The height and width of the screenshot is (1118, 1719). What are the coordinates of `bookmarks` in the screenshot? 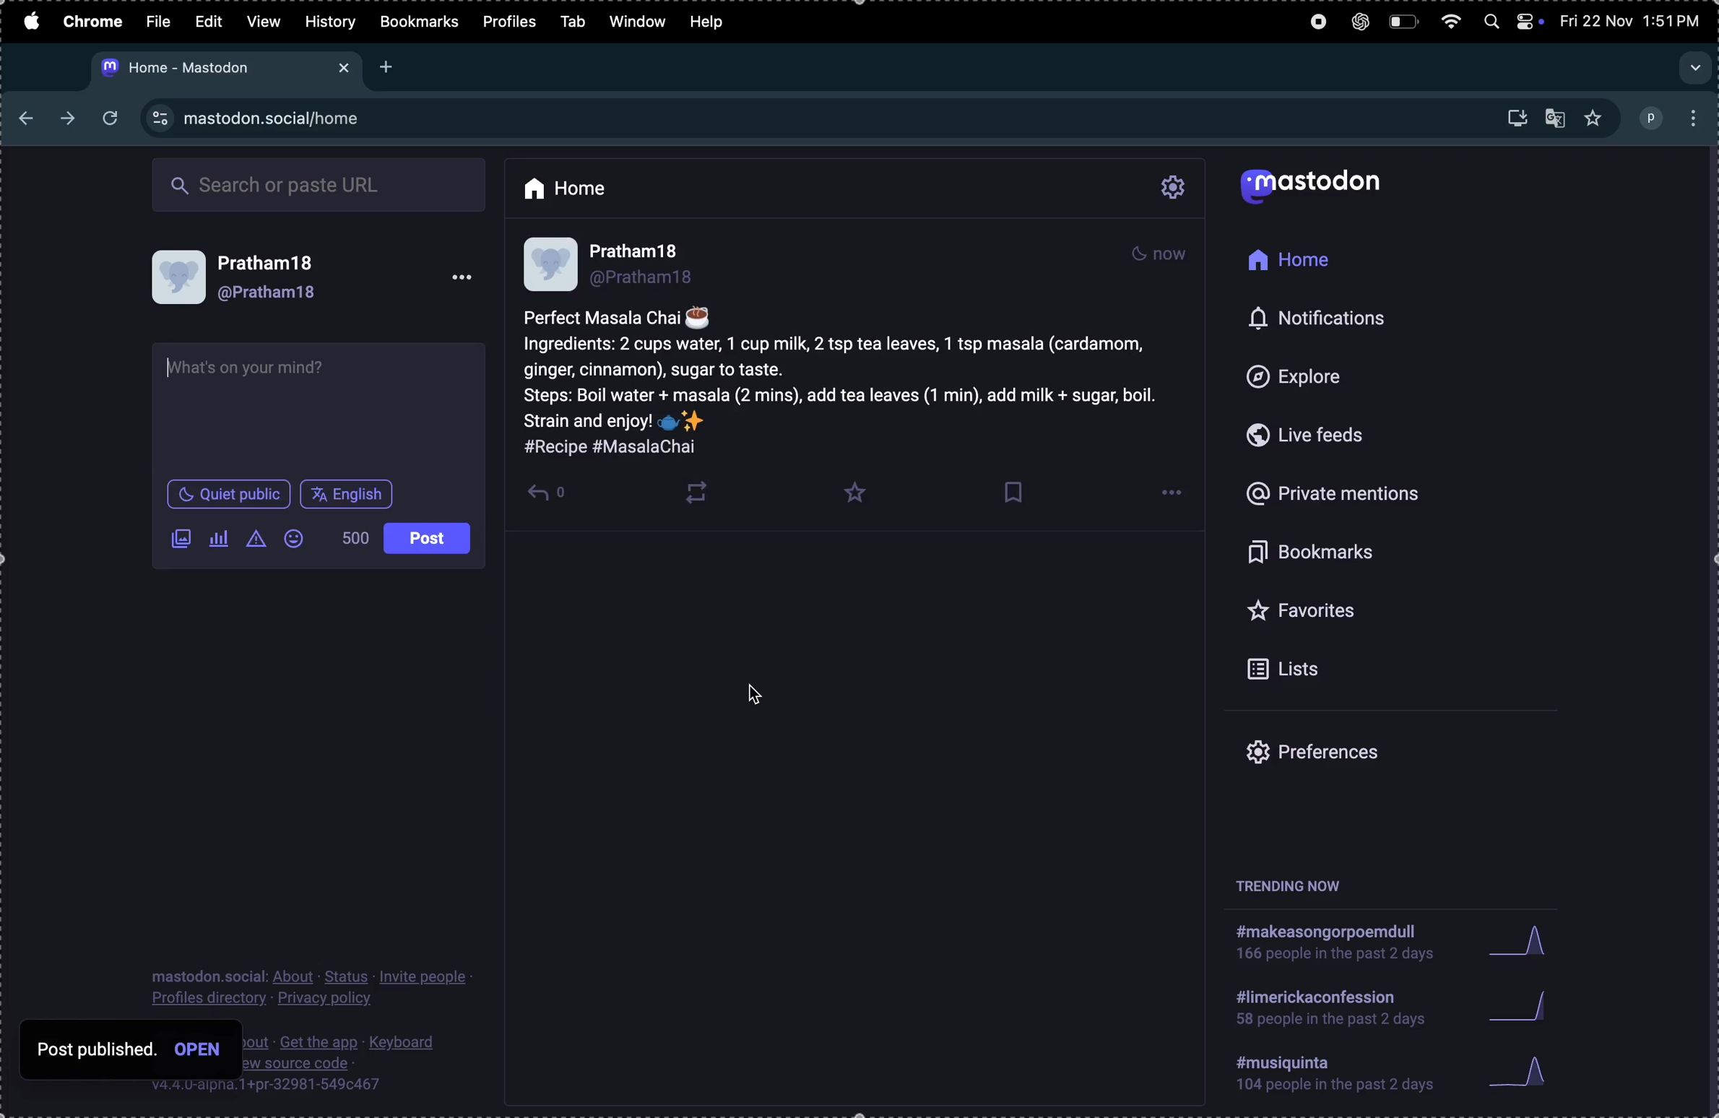 It's located at (1353, 550).